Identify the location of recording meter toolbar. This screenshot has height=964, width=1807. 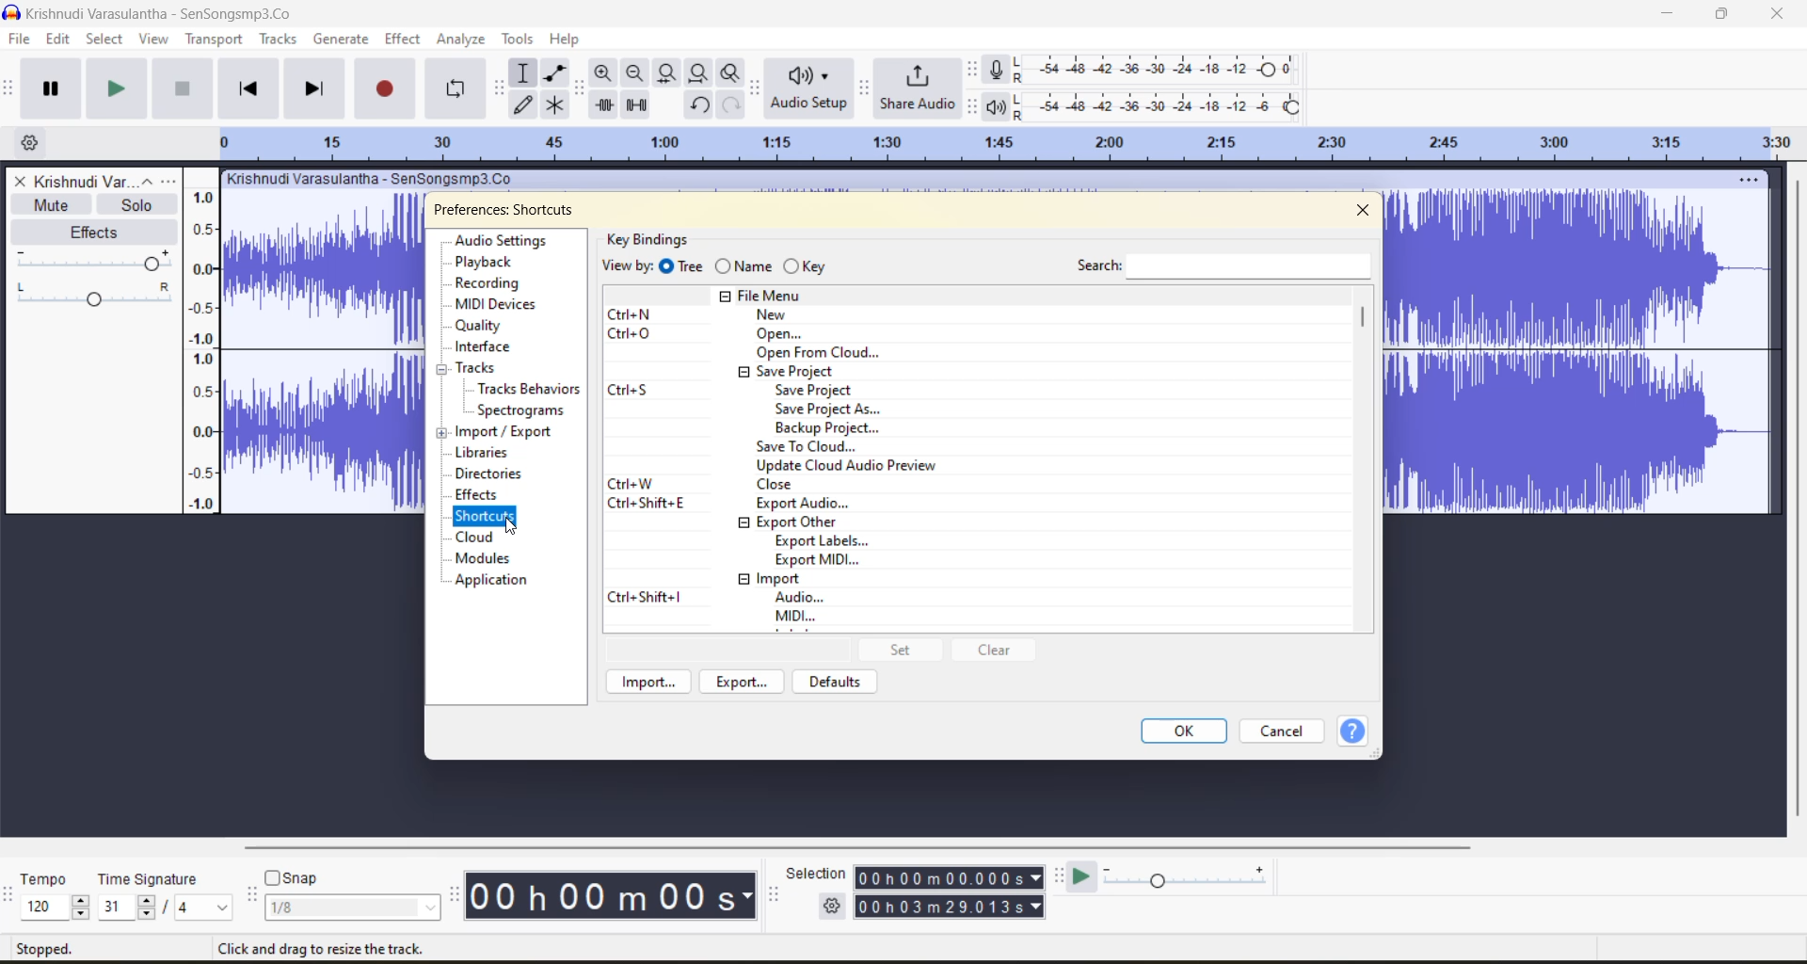
(974, 70).